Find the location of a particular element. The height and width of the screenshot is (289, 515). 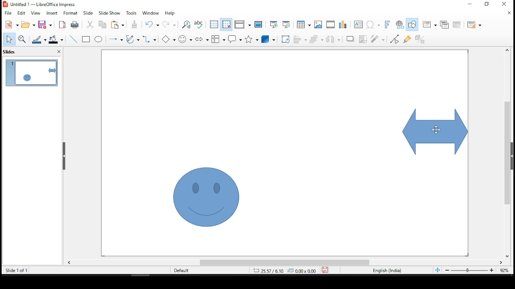

find and replace is located at coordinates (186, 25).